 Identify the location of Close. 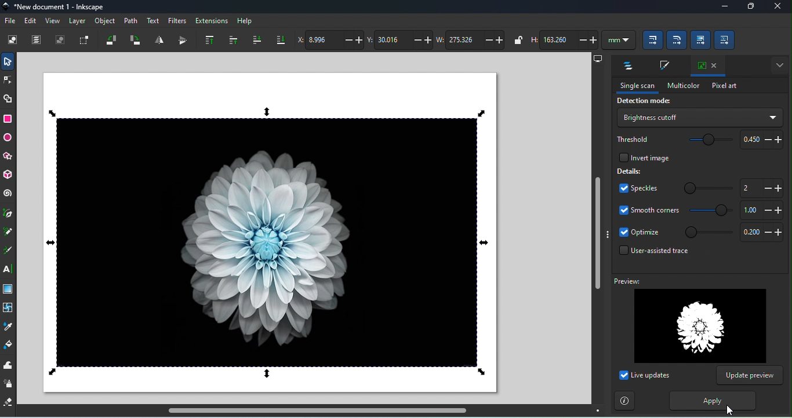
(778, 7).